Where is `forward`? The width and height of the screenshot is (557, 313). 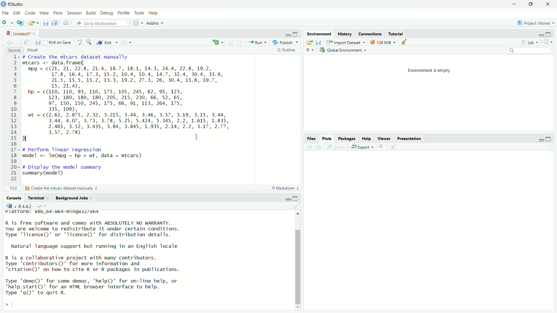
forward is located at coordinates (320, 147).